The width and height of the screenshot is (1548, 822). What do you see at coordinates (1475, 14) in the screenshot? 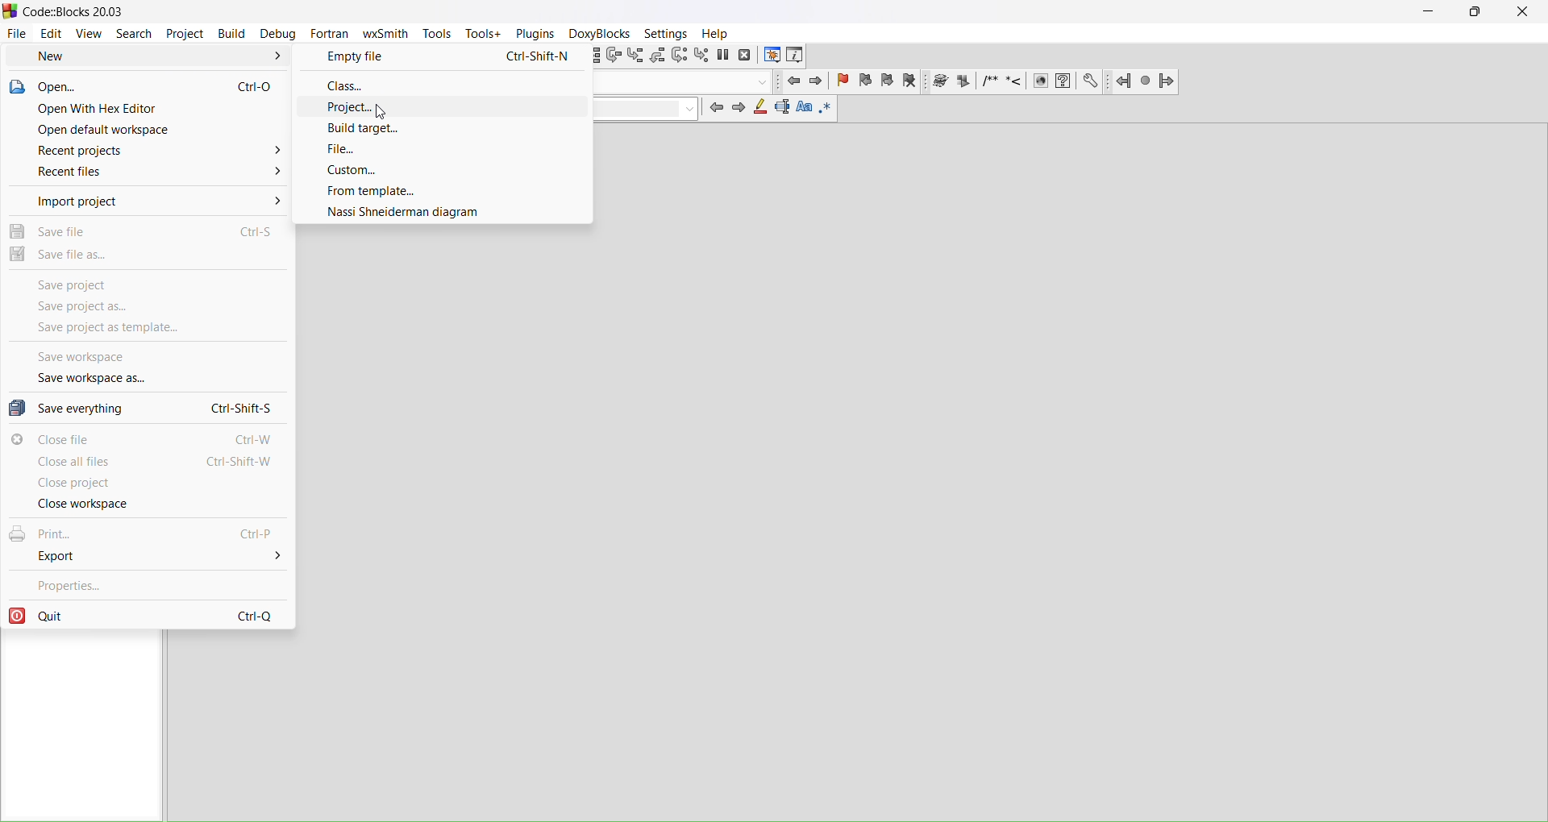
I see `maximize` at bounding box center [1475, 14].